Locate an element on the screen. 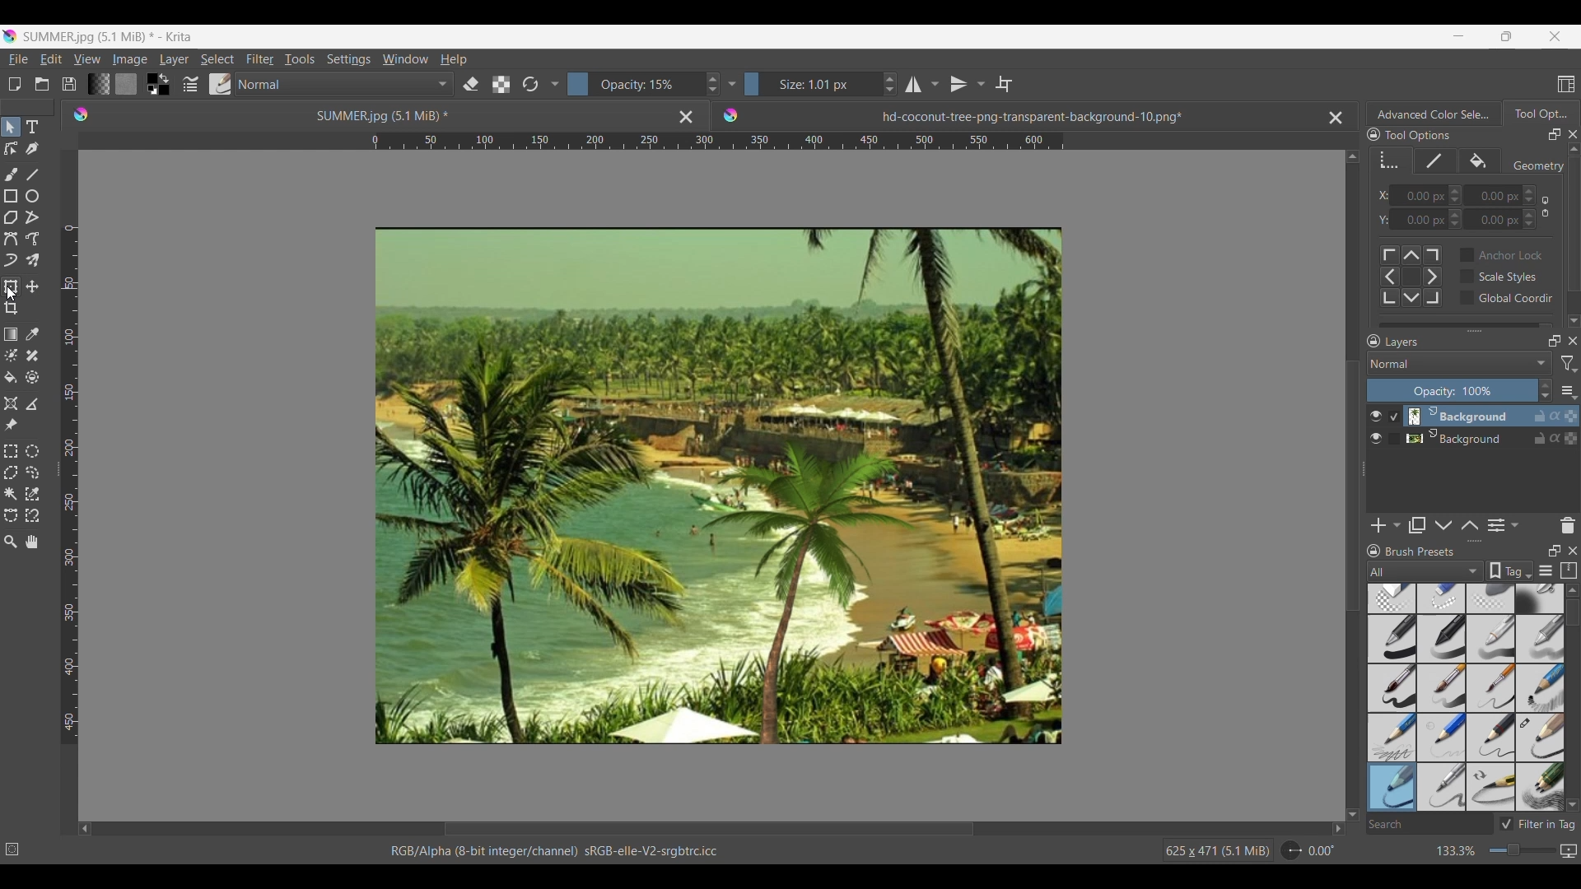 The height and width of the screenshot is (889, 1581). Search brush manually is located at coordinates (1429, 824).